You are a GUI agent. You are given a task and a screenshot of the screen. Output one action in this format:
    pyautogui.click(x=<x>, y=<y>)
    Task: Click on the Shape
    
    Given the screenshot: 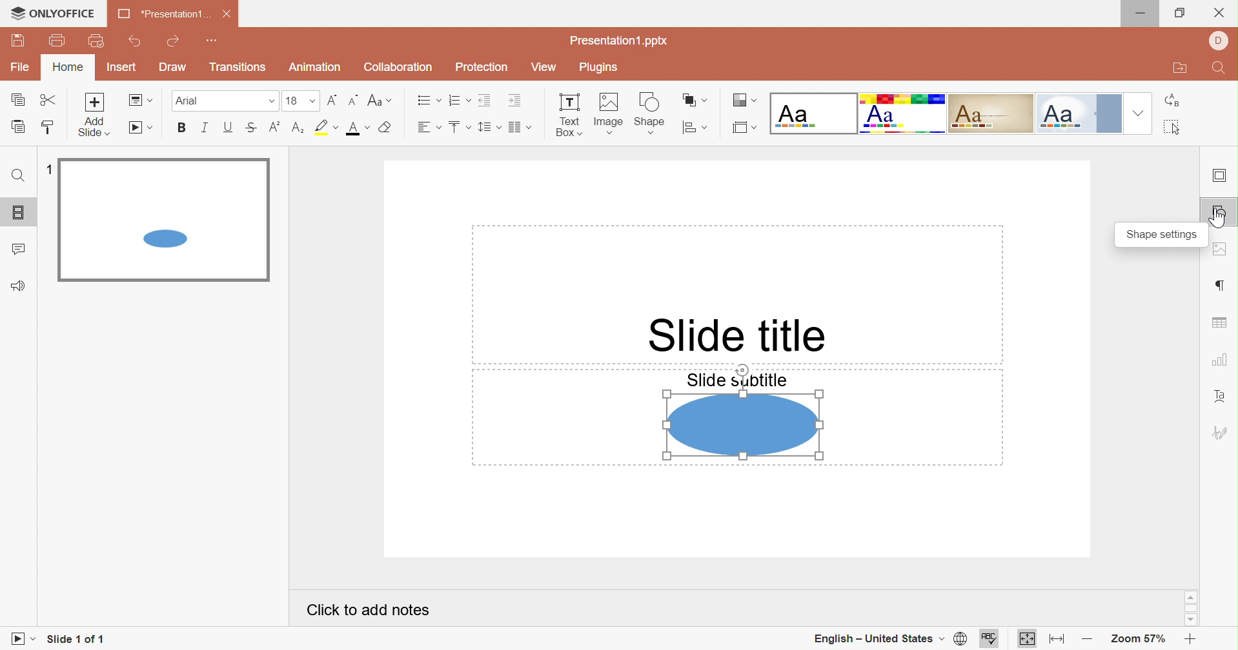 What is the action you would take?
    pyautogui.click(x=743, y=425)
    